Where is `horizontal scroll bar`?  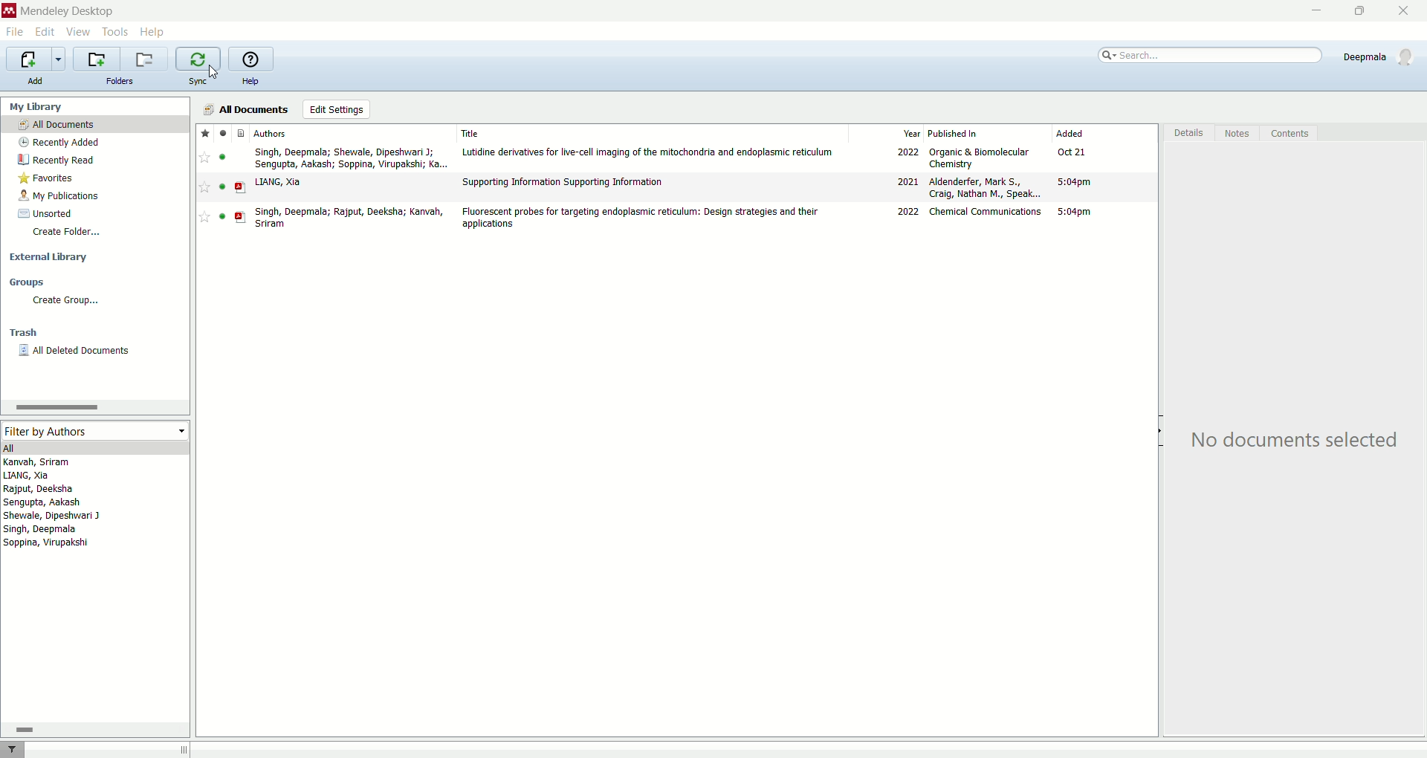
horizontal scroll bar is located at coordinates (94, 730).